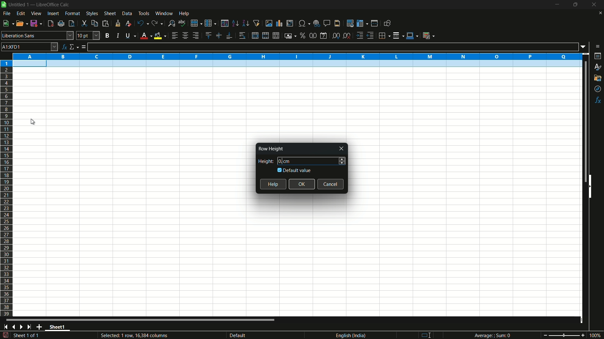 The image size is (604, 339). I want to click on format as currency, so click(290, 36).